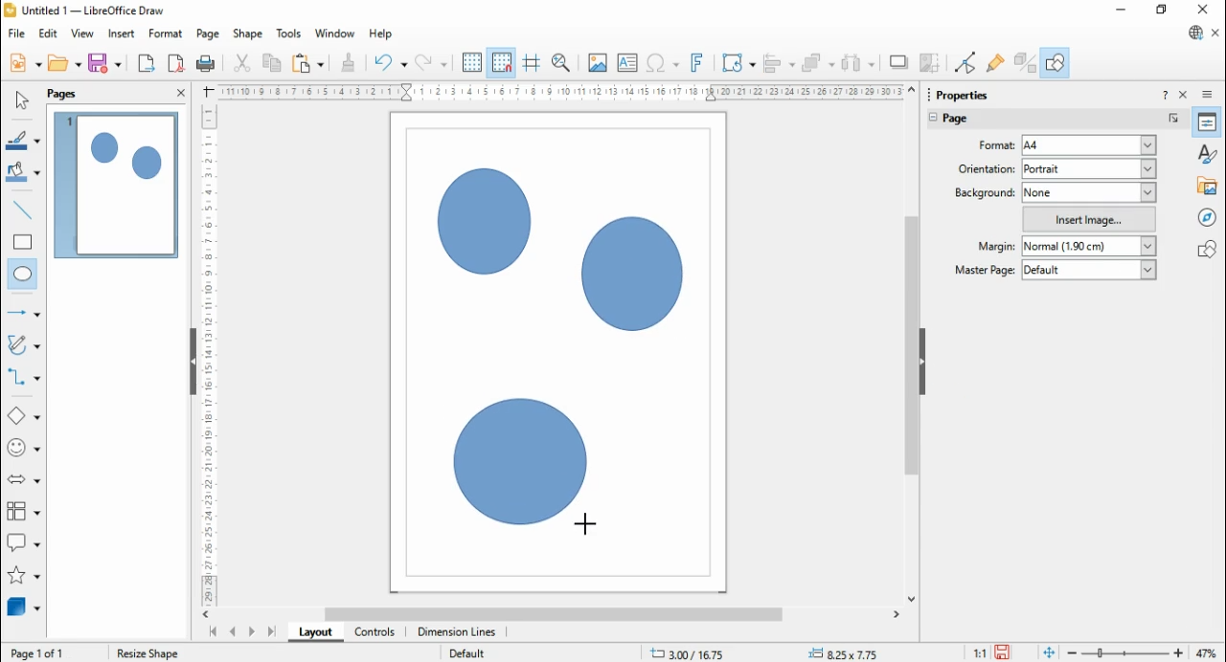 Image resolution: width=1226 pixels, height=662 pixels. I want to click on Circle shape, so click(483, 223).